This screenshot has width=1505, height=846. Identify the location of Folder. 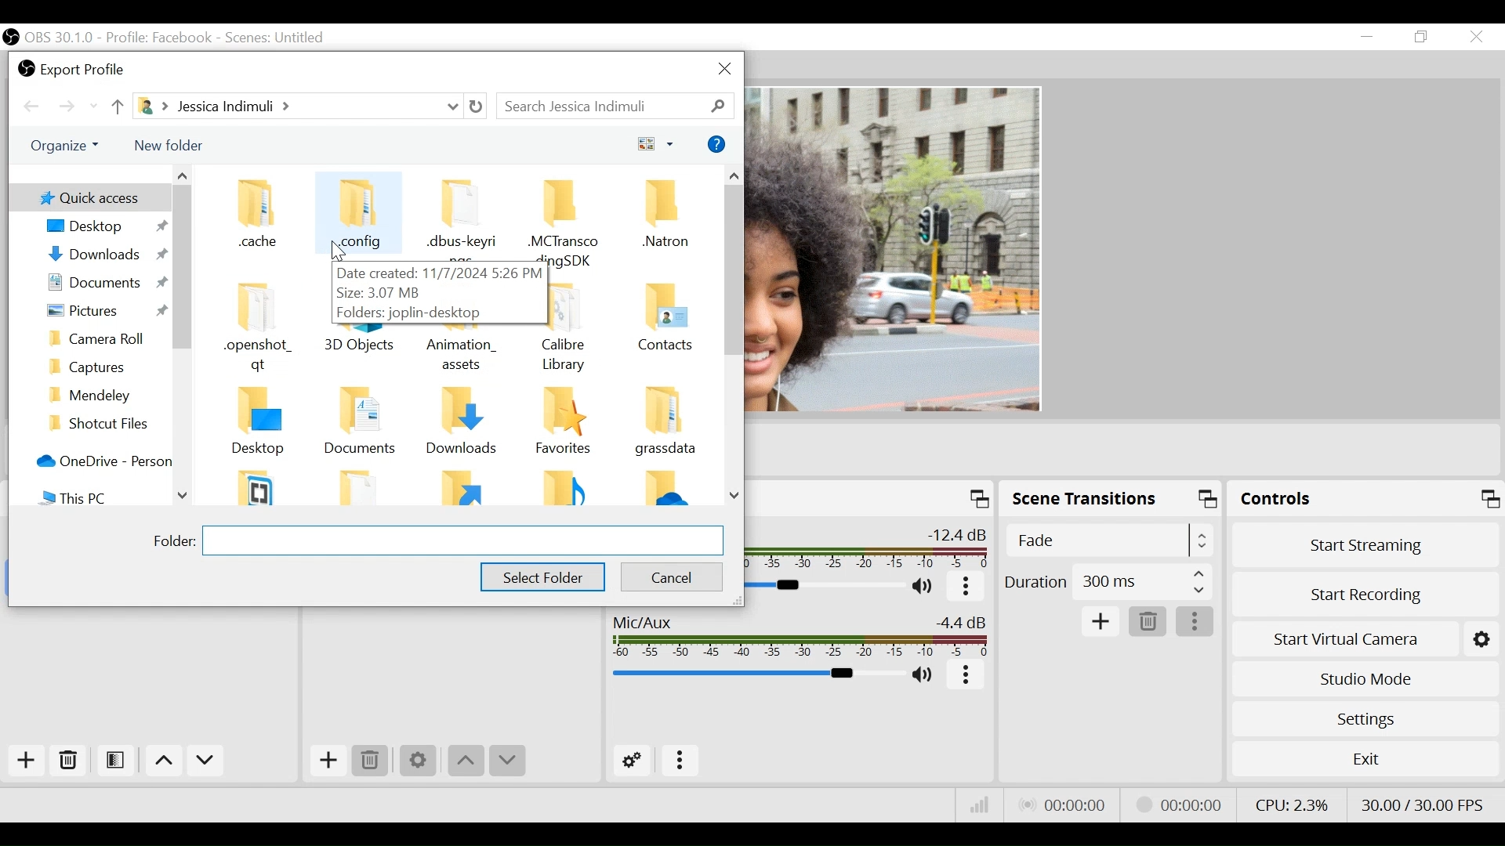
(361, 217).